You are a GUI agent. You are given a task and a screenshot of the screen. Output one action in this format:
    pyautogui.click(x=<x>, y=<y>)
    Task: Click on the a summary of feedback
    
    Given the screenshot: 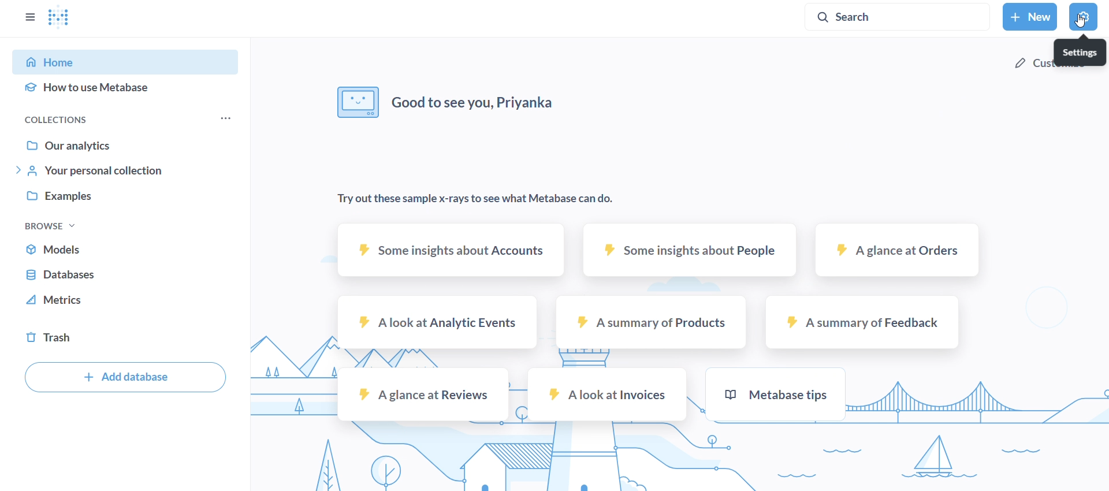 What is the action you would take?
    pyautogui.click(x=863, y=322)
    